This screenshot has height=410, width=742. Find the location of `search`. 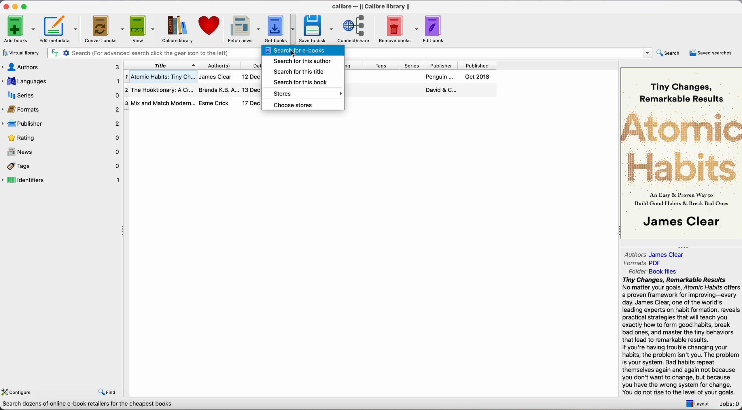

search is located at coordinates (669, 53).